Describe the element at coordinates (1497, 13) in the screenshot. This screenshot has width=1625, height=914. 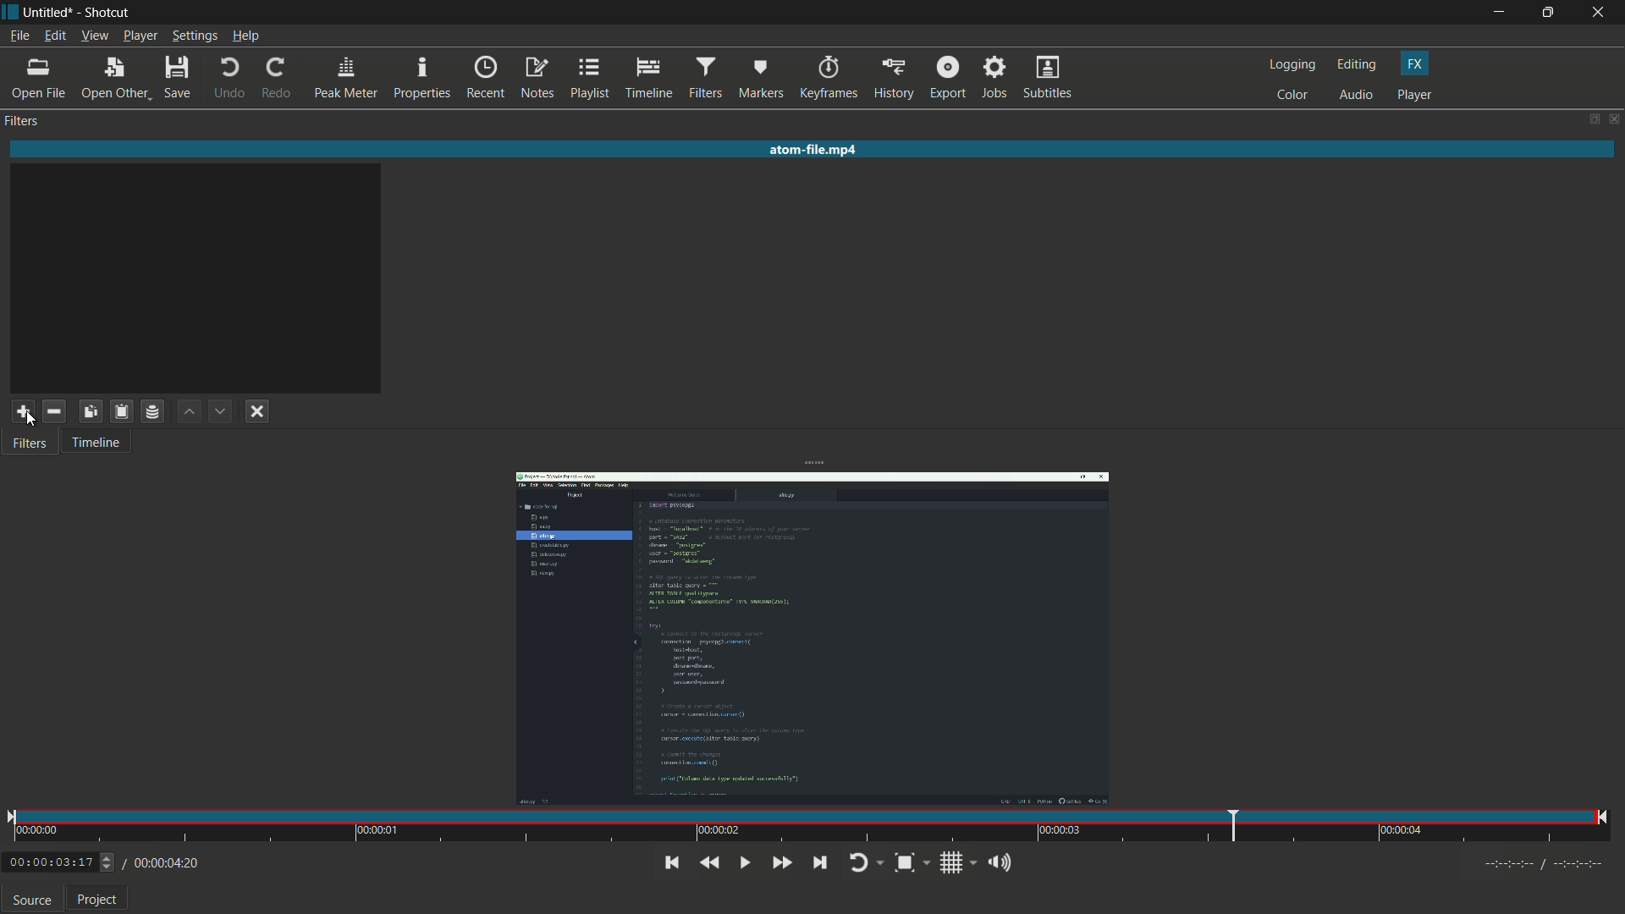
I see `minimize` at that location.